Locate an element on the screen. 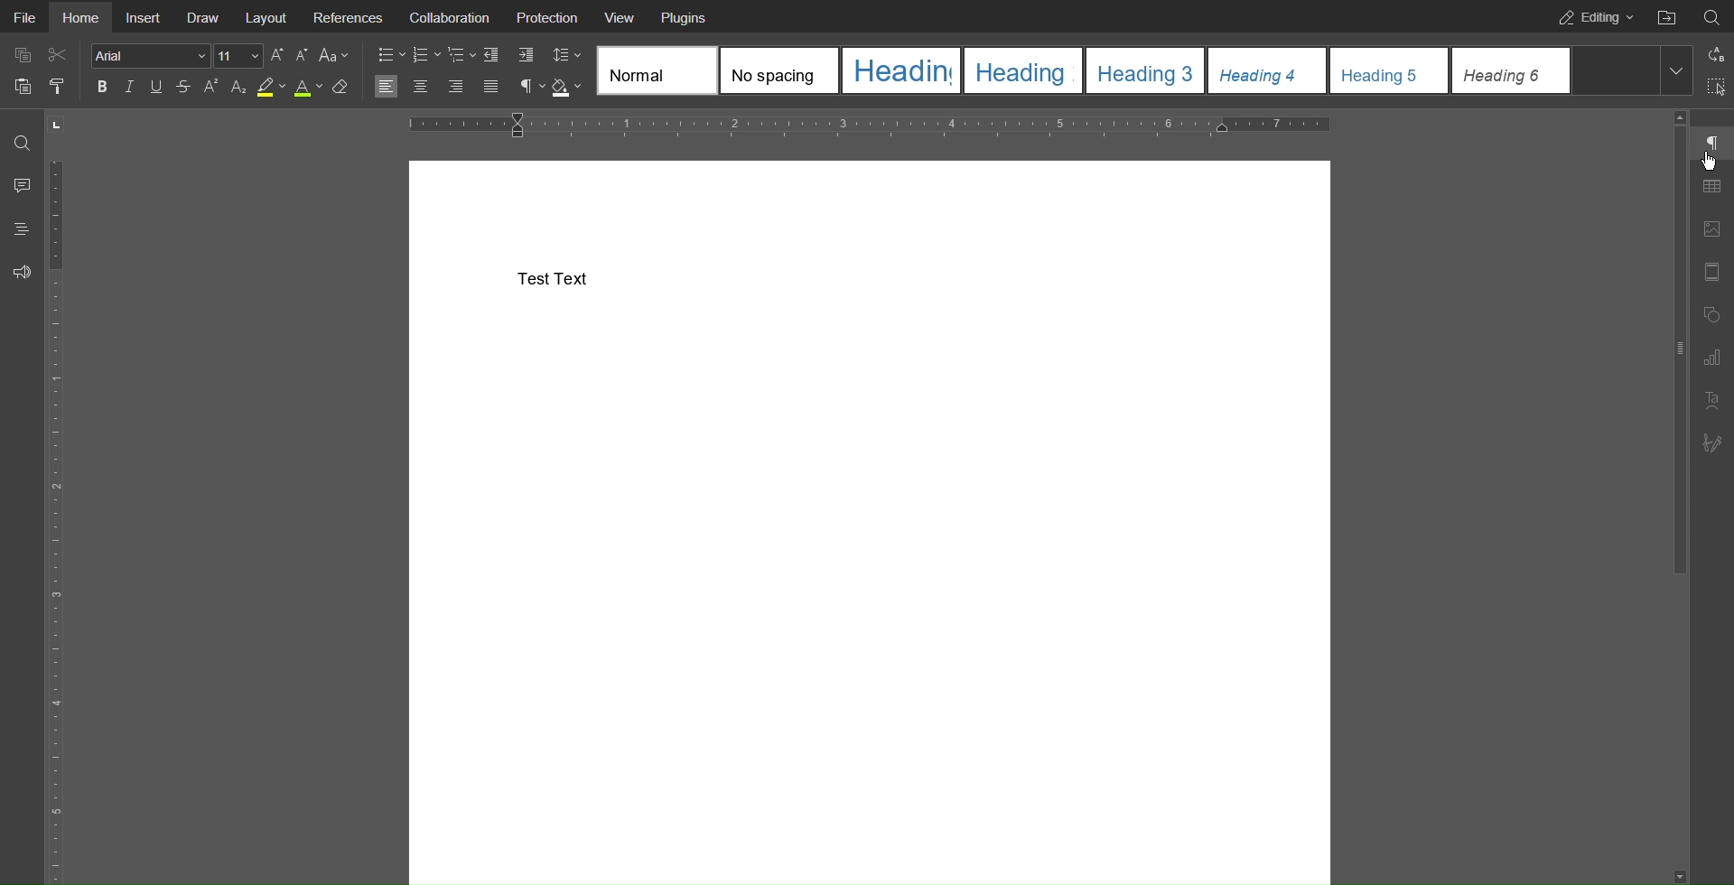 The width and height of the screenshot is (1734, 885). slider is located at coordinates (1664, 347).